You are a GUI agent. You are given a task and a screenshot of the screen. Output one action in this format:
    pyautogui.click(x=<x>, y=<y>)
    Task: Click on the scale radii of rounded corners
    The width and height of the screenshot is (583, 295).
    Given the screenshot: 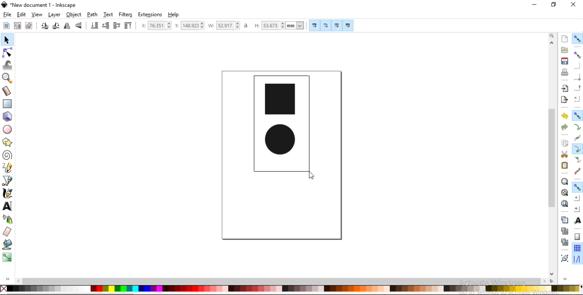 What is the action you would take?
    pyautogui.click(x=326, y=26)
    